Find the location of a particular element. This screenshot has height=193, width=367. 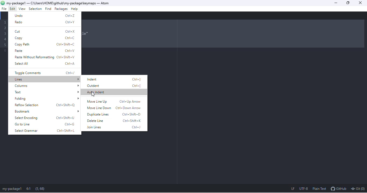

reflow selection is located at coordinates (47, 105).